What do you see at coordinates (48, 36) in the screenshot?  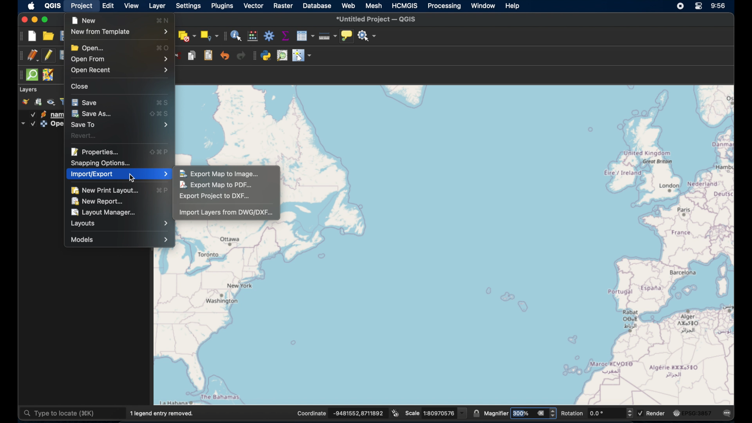 I see `open project` at bounding box center [48, 36].